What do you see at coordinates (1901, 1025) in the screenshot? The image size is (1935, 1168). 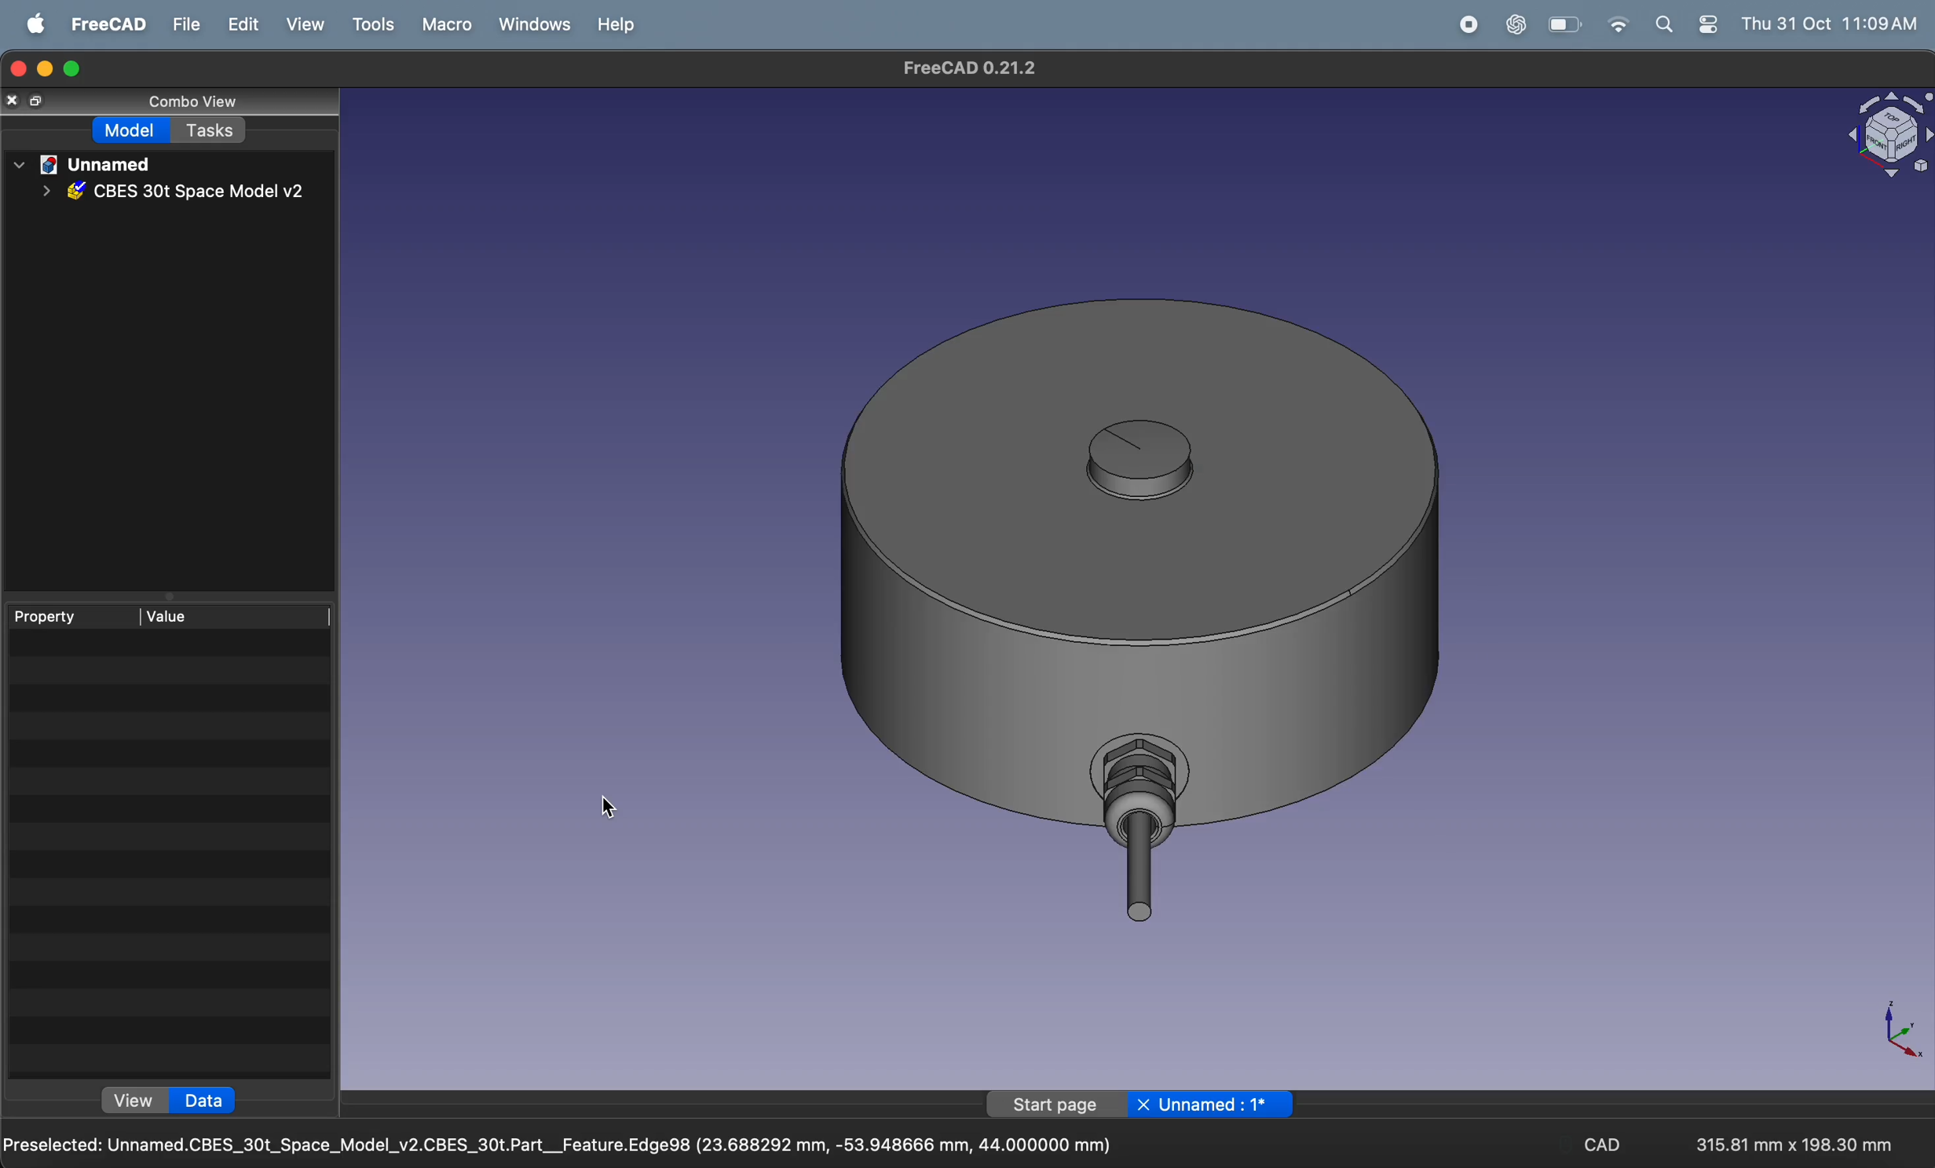 I see `axis` at bounding box center [1901, 1025].